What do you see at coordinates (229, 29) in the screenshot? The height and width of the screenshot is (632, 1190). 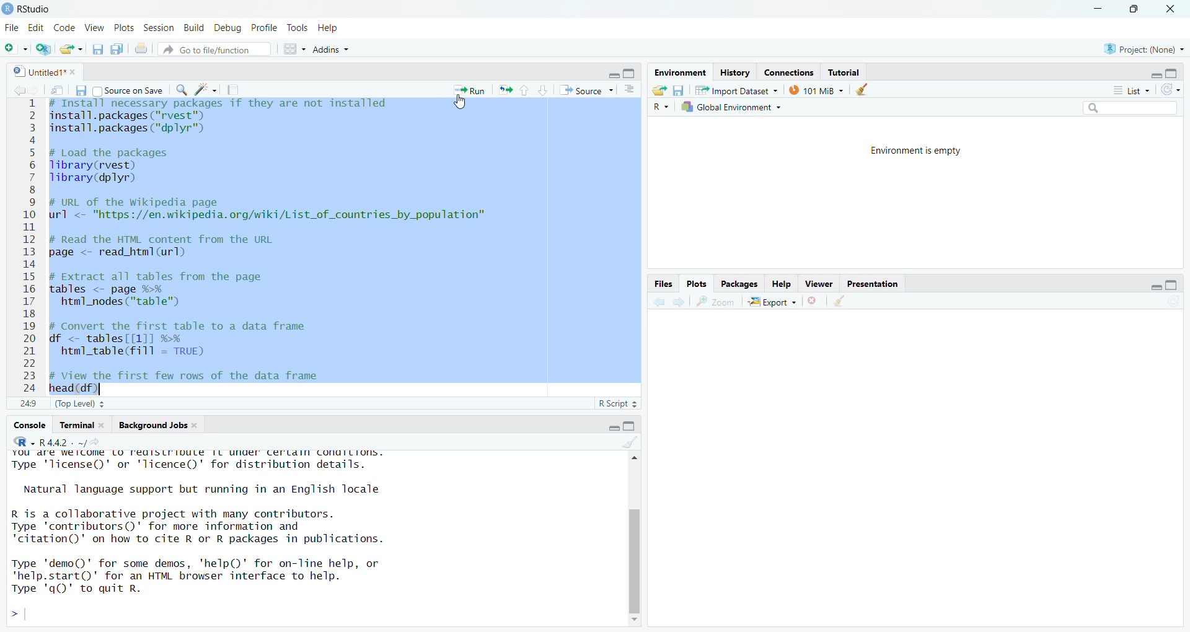 I see `Debug` at bounding box center [229, 29].